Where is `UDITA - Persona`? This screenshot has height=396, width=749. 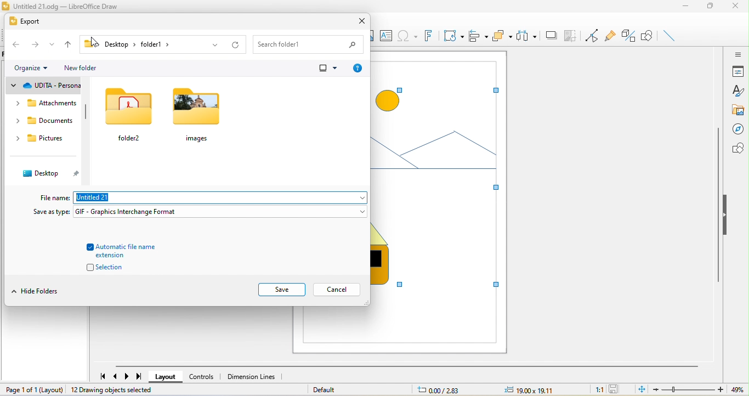 UDITA - Persona is located at coordinates (46, 86).